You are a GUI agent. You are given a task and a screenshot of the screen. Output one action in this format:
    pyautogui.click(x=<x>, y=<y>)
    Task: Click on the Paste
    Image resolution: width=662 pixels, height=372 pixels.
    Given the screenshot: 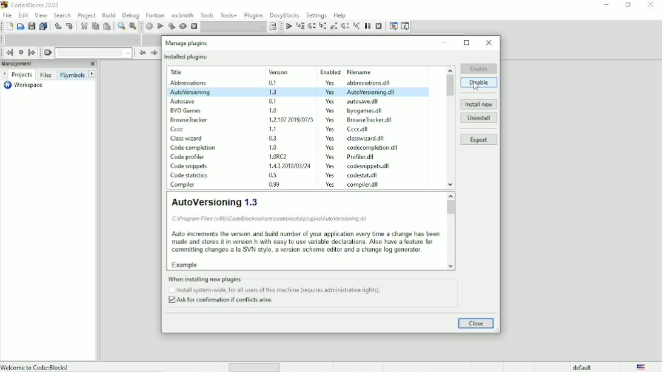 What is the action you would take?
    pyautogui.click(x=108, y=27)
    